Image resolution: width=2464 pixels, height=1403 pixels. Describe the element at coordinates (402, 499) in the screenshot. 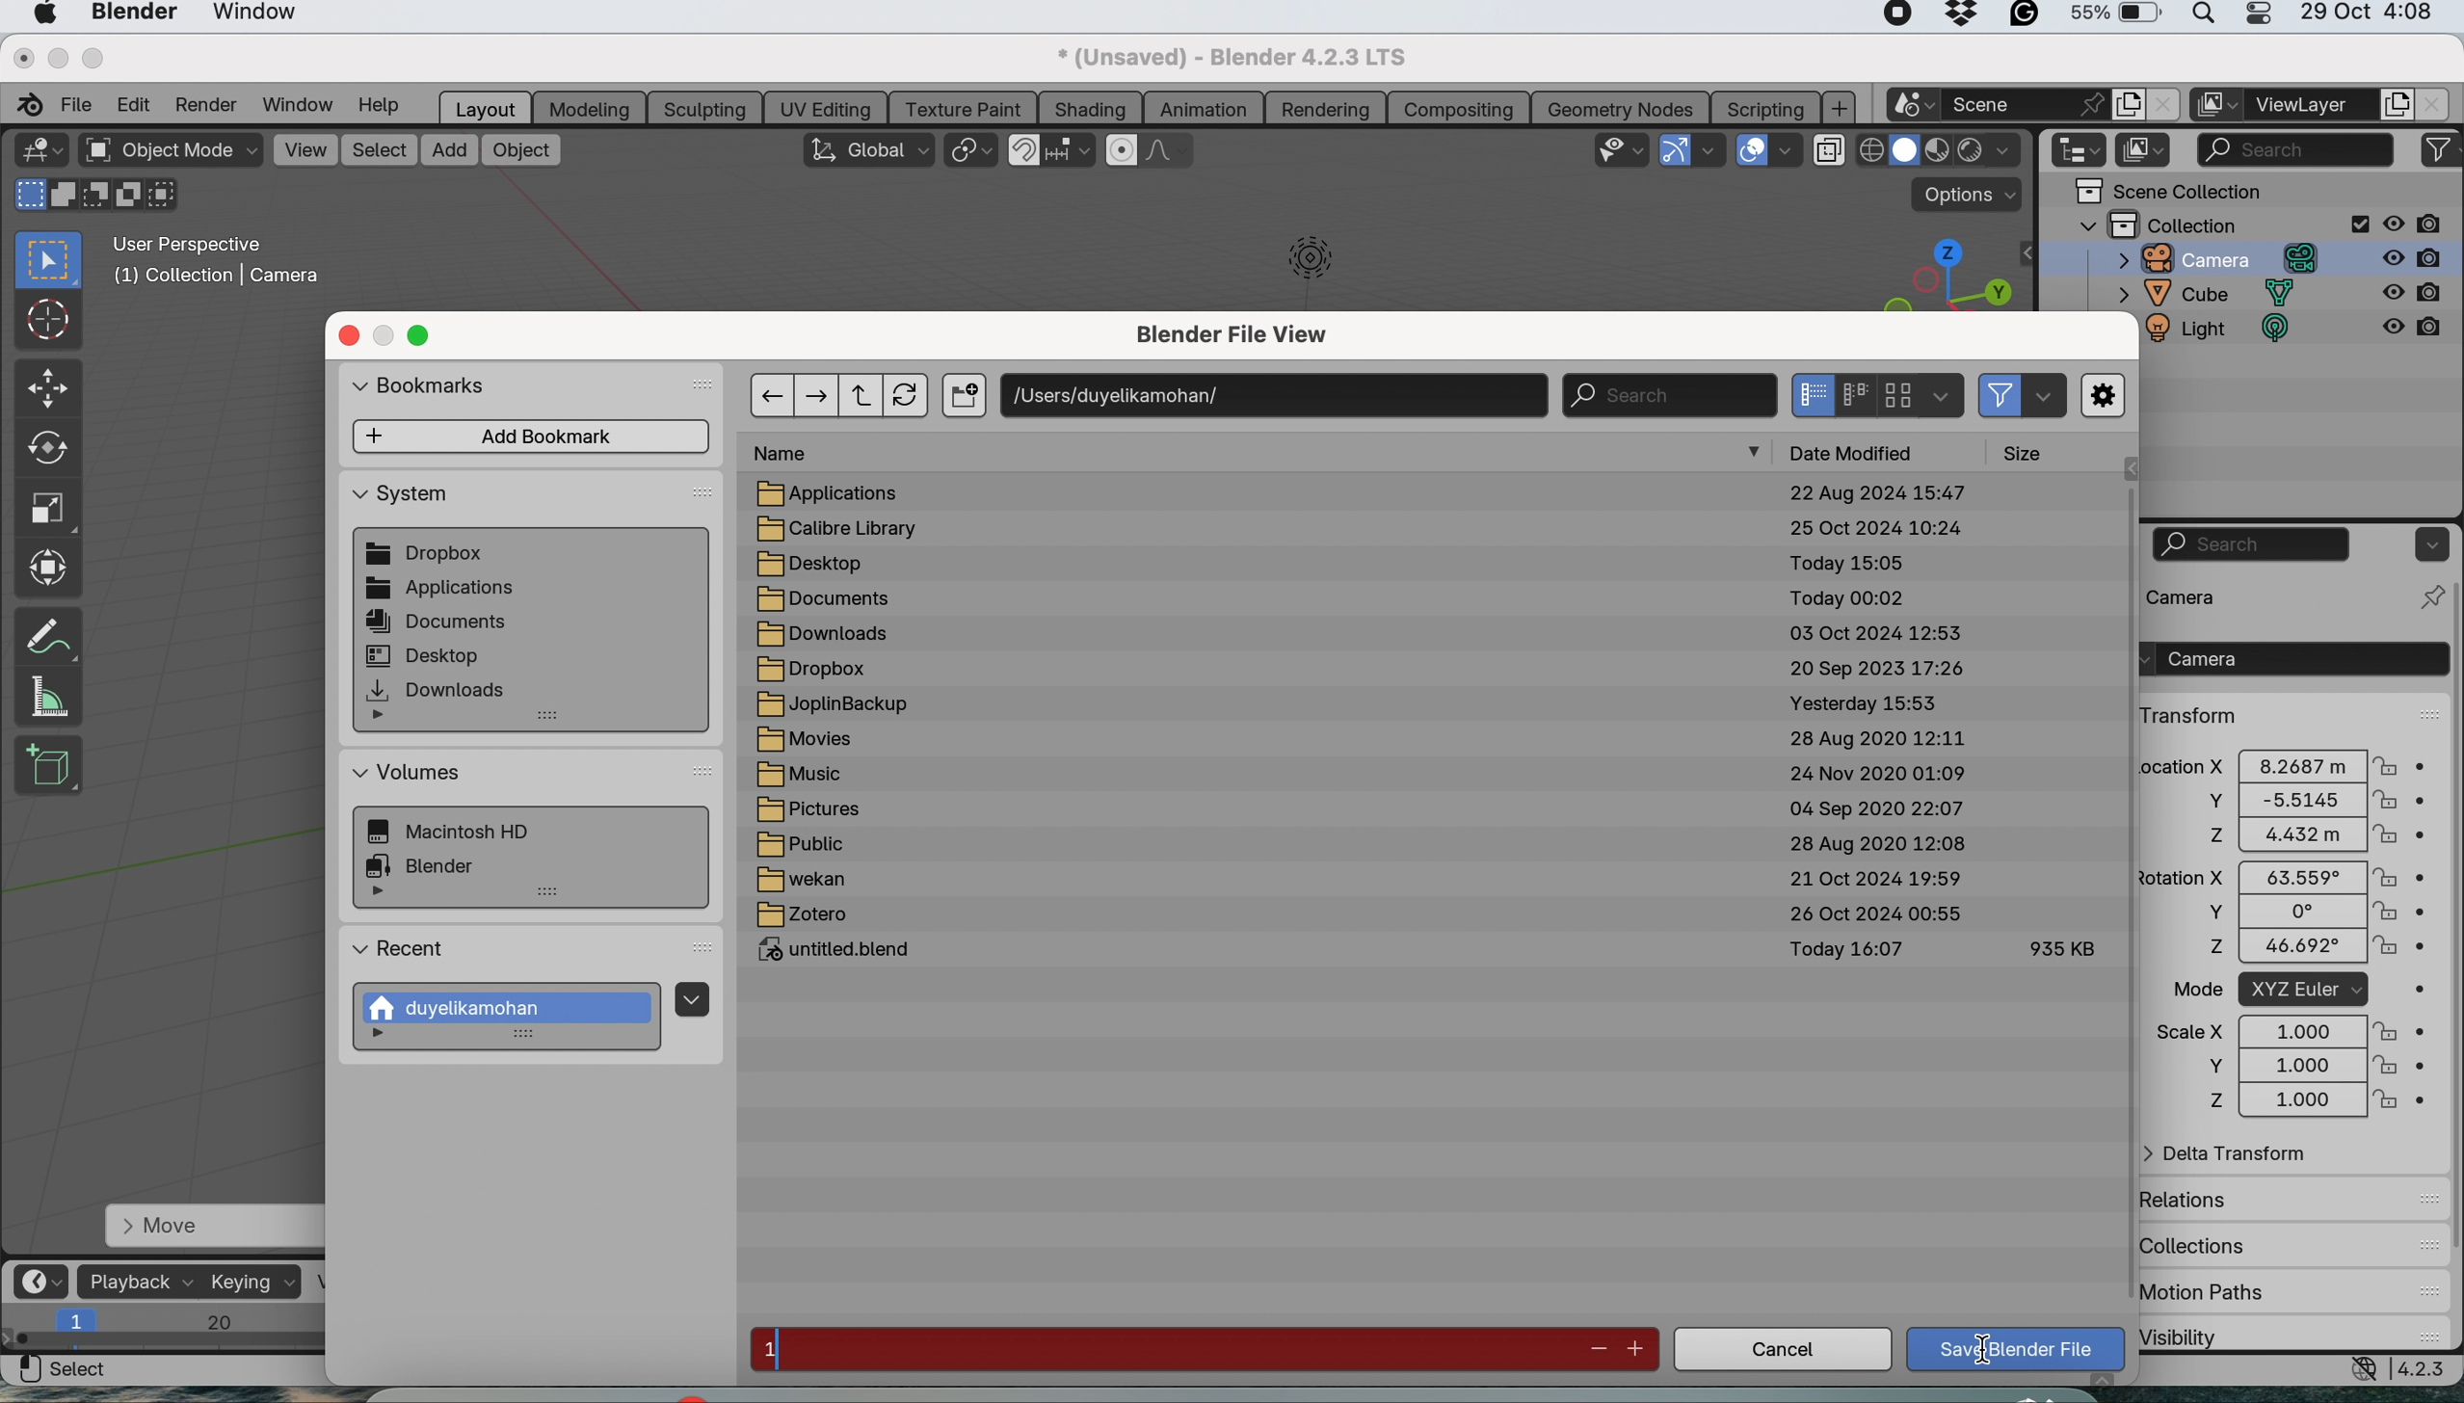

I see `system` at that location.